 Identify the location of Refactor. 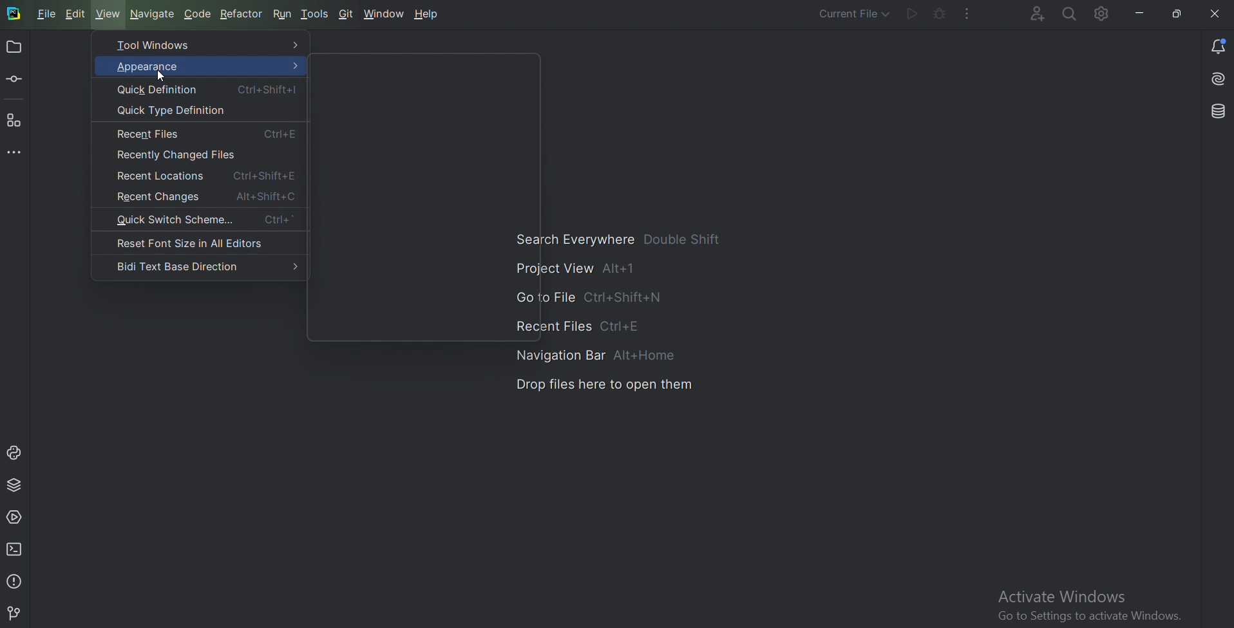
(243, 13).